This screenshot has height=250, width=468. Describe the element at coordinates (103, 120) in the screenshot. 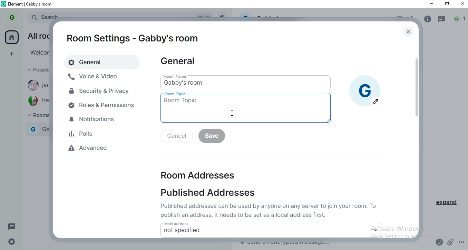

I see `notifications` at that location.